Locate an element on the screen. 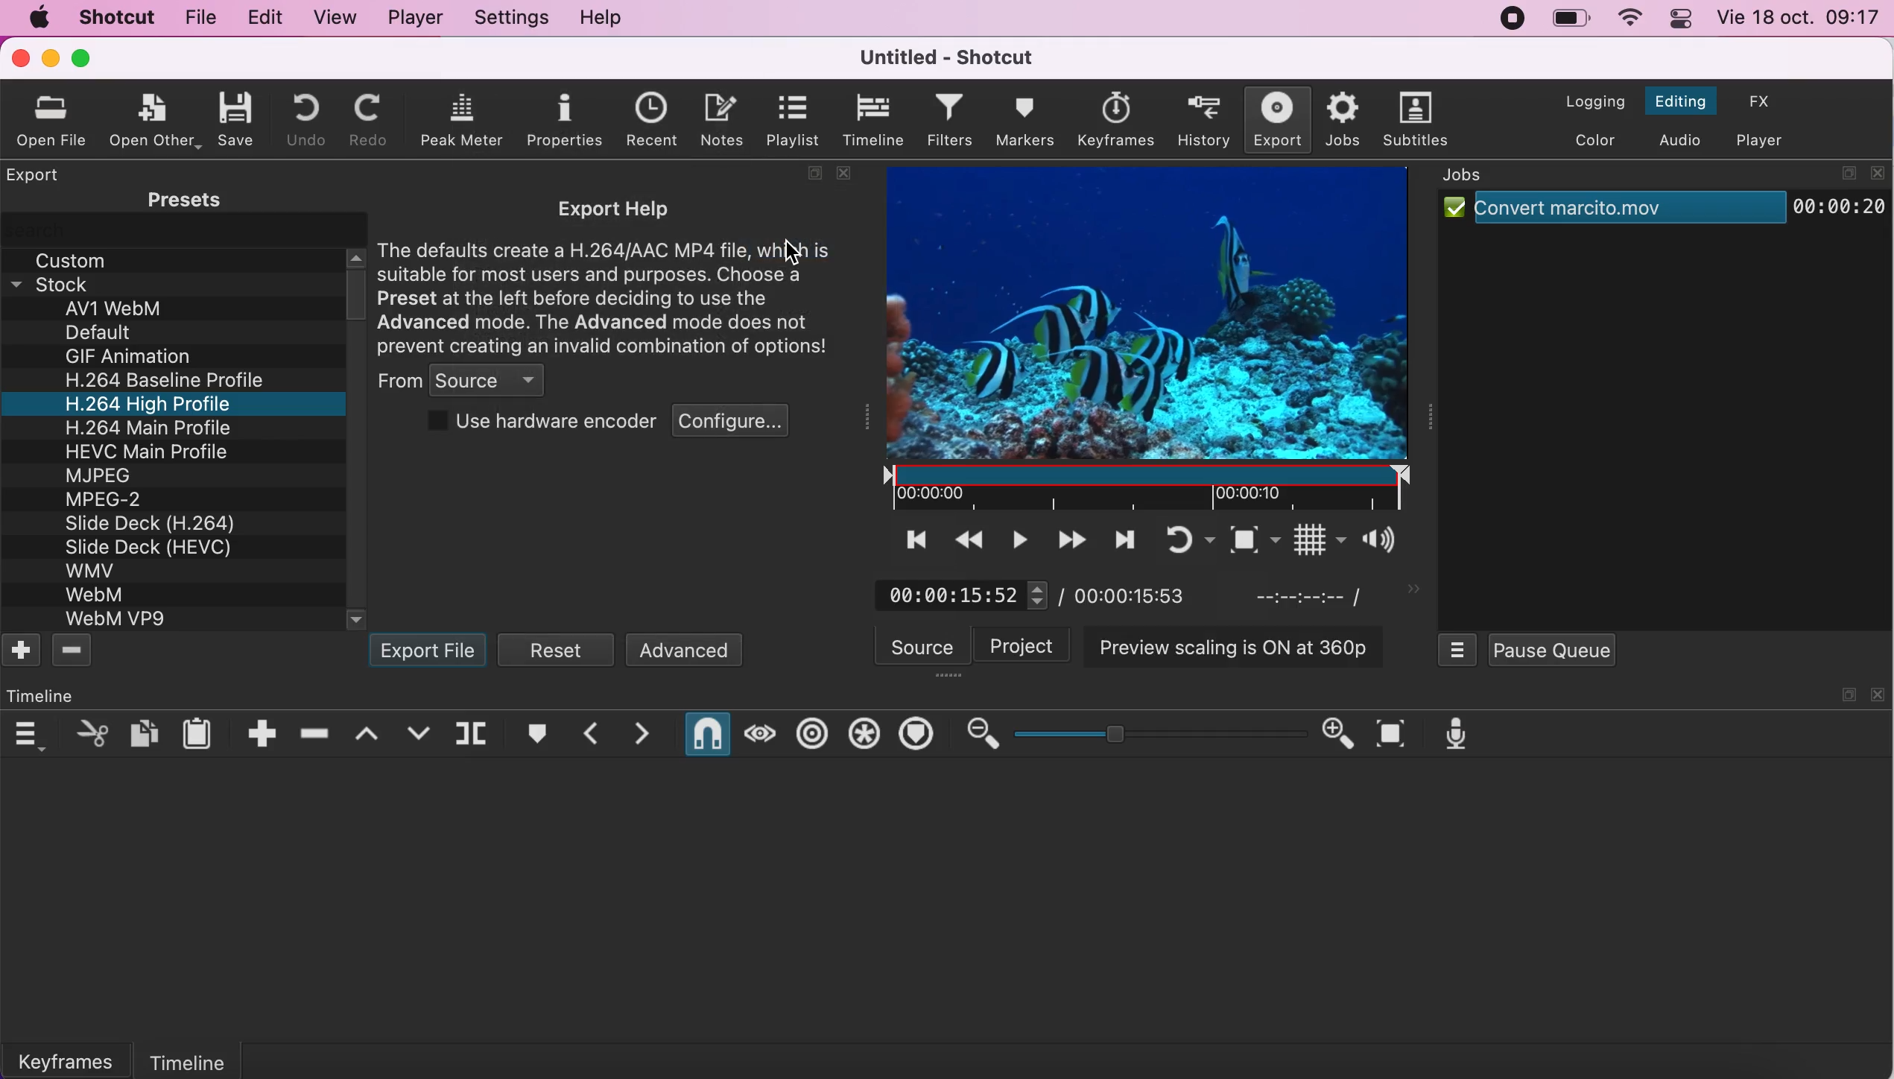  delete is located at coordinates (76, 652).